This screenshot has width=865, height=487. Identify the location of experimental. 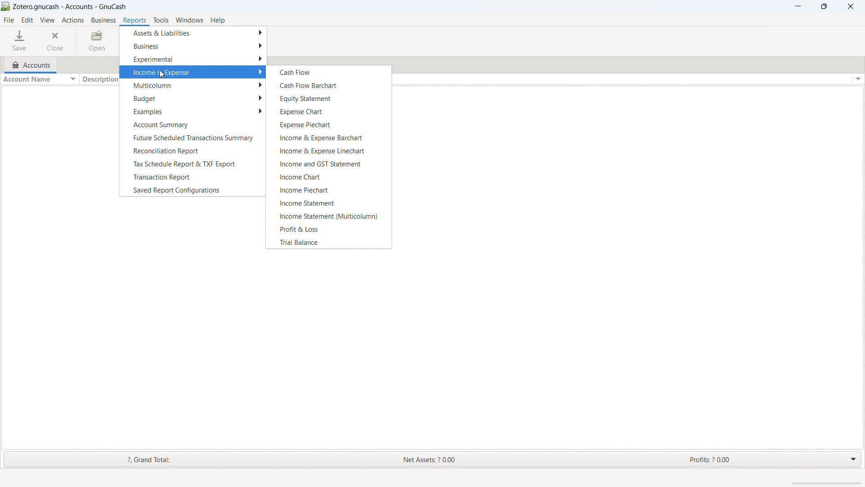
(194, 59).